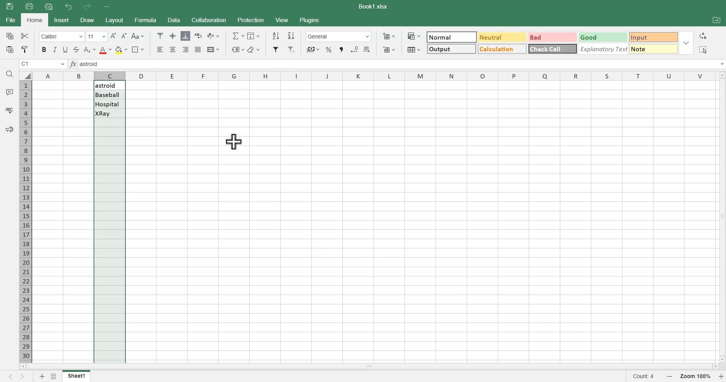  What do you see at coordinates (89, 49) in the screenshot?
I see `Subscript` at bounding box center [89, 49].